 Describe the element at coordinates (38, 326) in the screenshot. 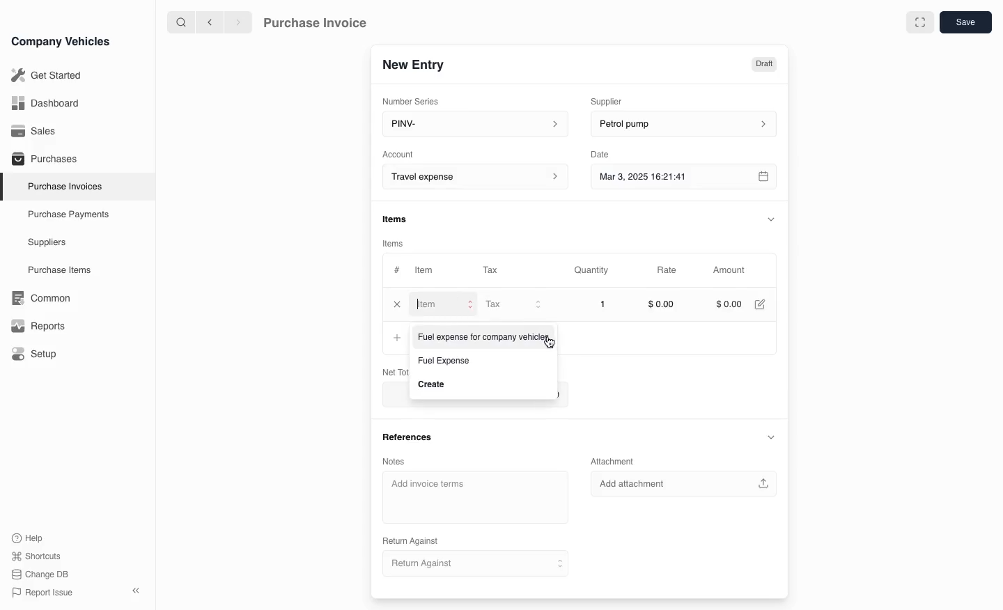

I see `Reports` at that location.